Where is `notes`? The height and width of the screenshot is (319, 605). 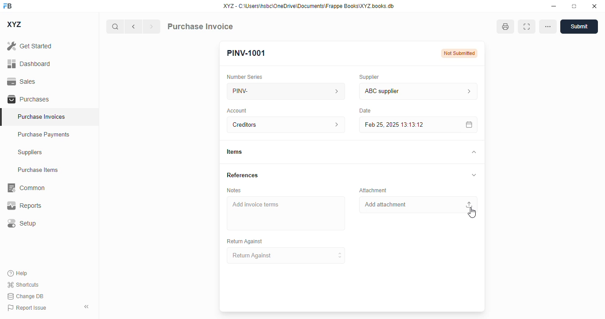
notes is located at coordinates (234, 190).